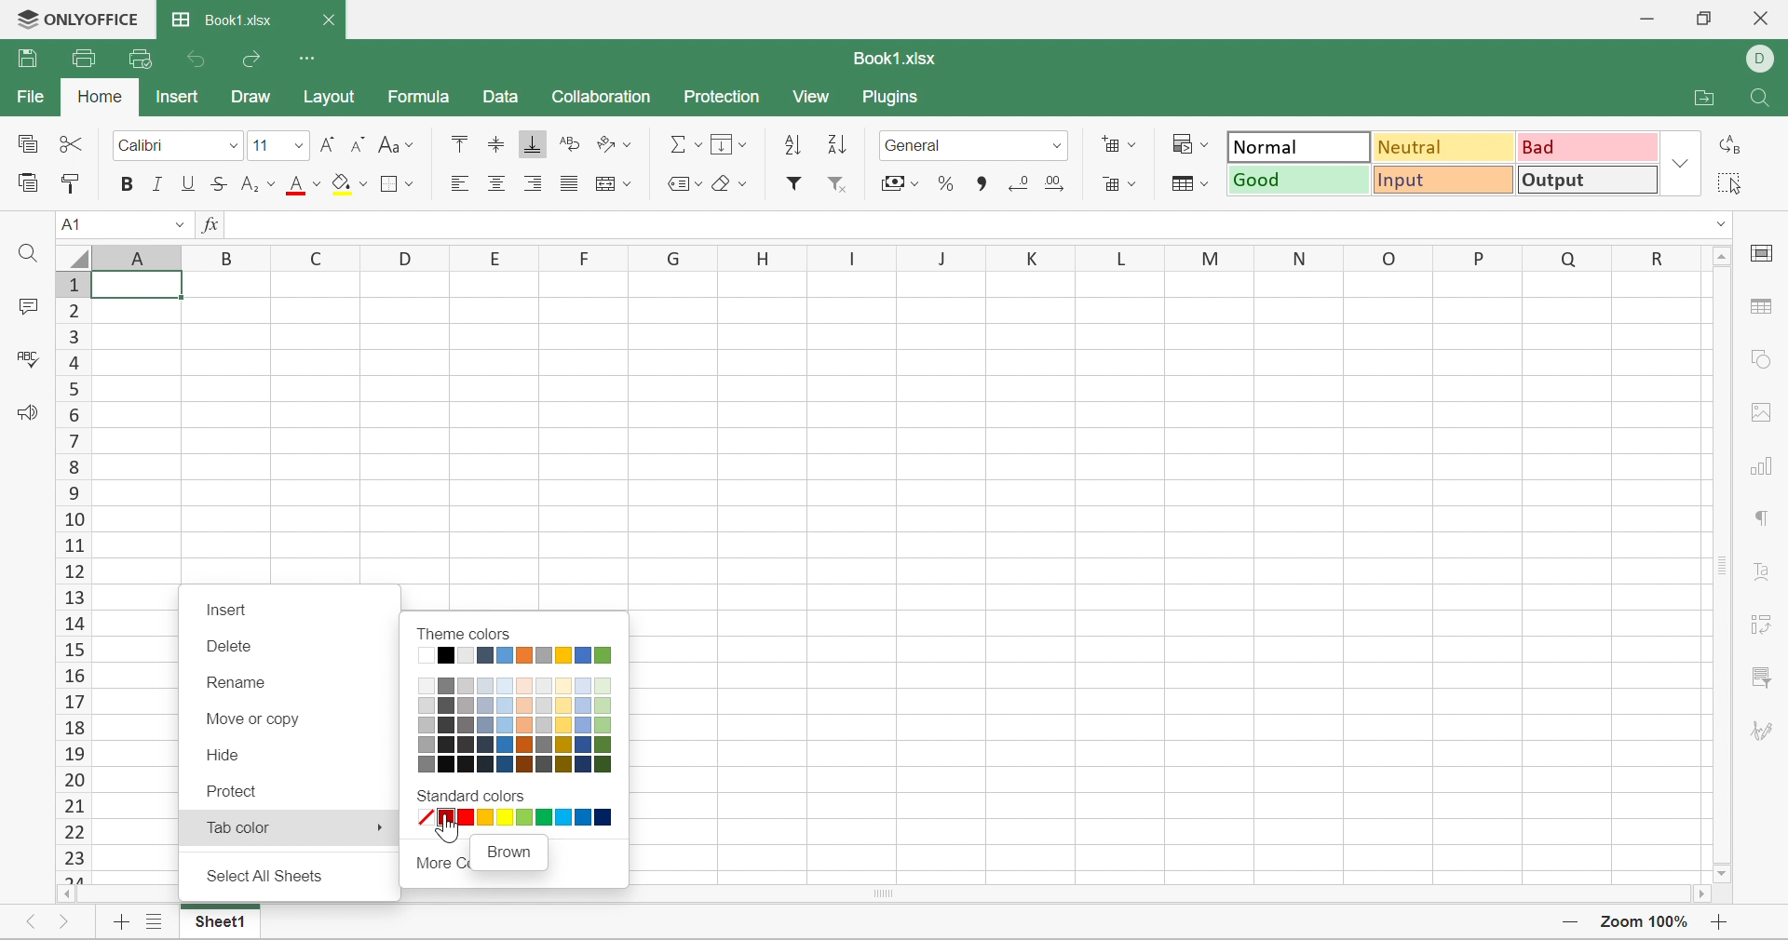  What do you see at coordinates (1763, 255) in the screenshot?
I see `Cell settings` at bounding box center [1763, 255].